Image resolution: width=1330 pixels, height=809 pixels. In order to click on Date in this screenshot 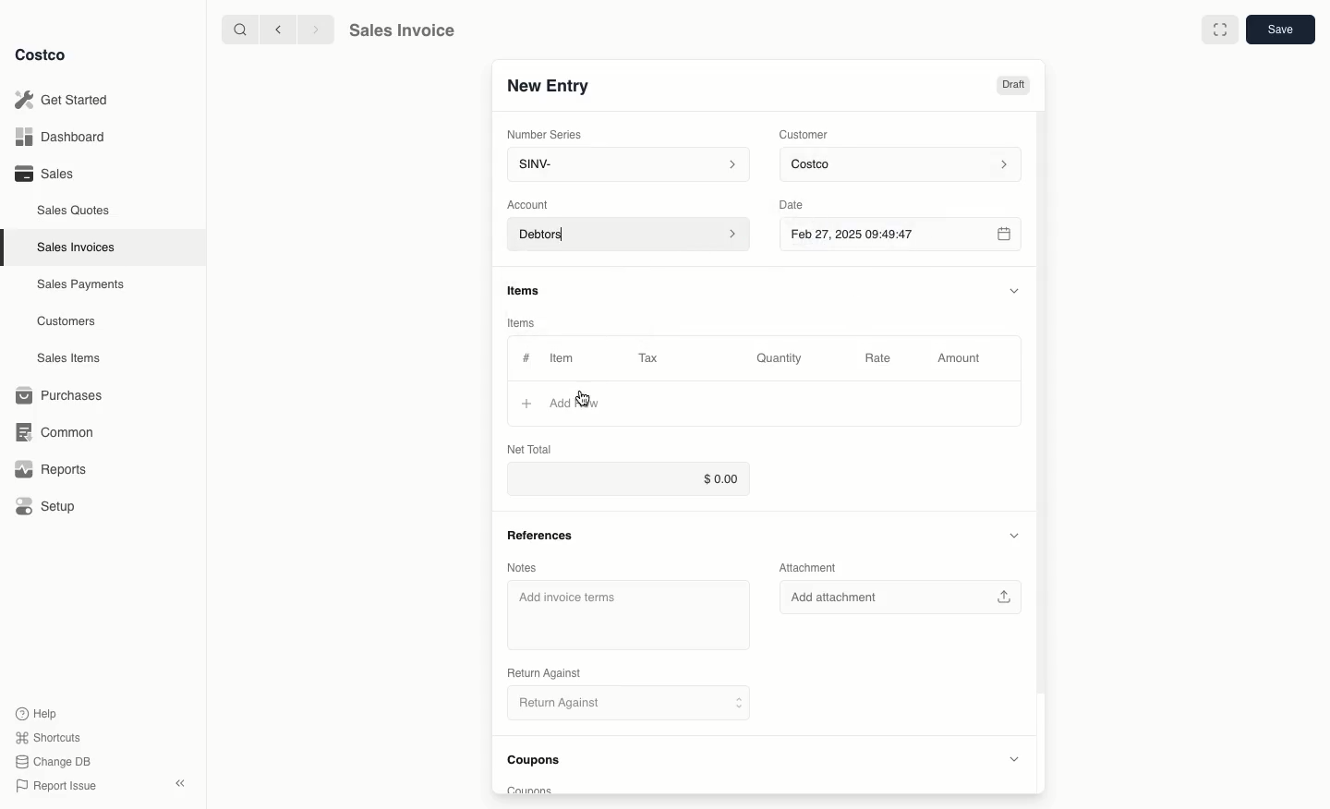, I will do `click(806, 202)`.